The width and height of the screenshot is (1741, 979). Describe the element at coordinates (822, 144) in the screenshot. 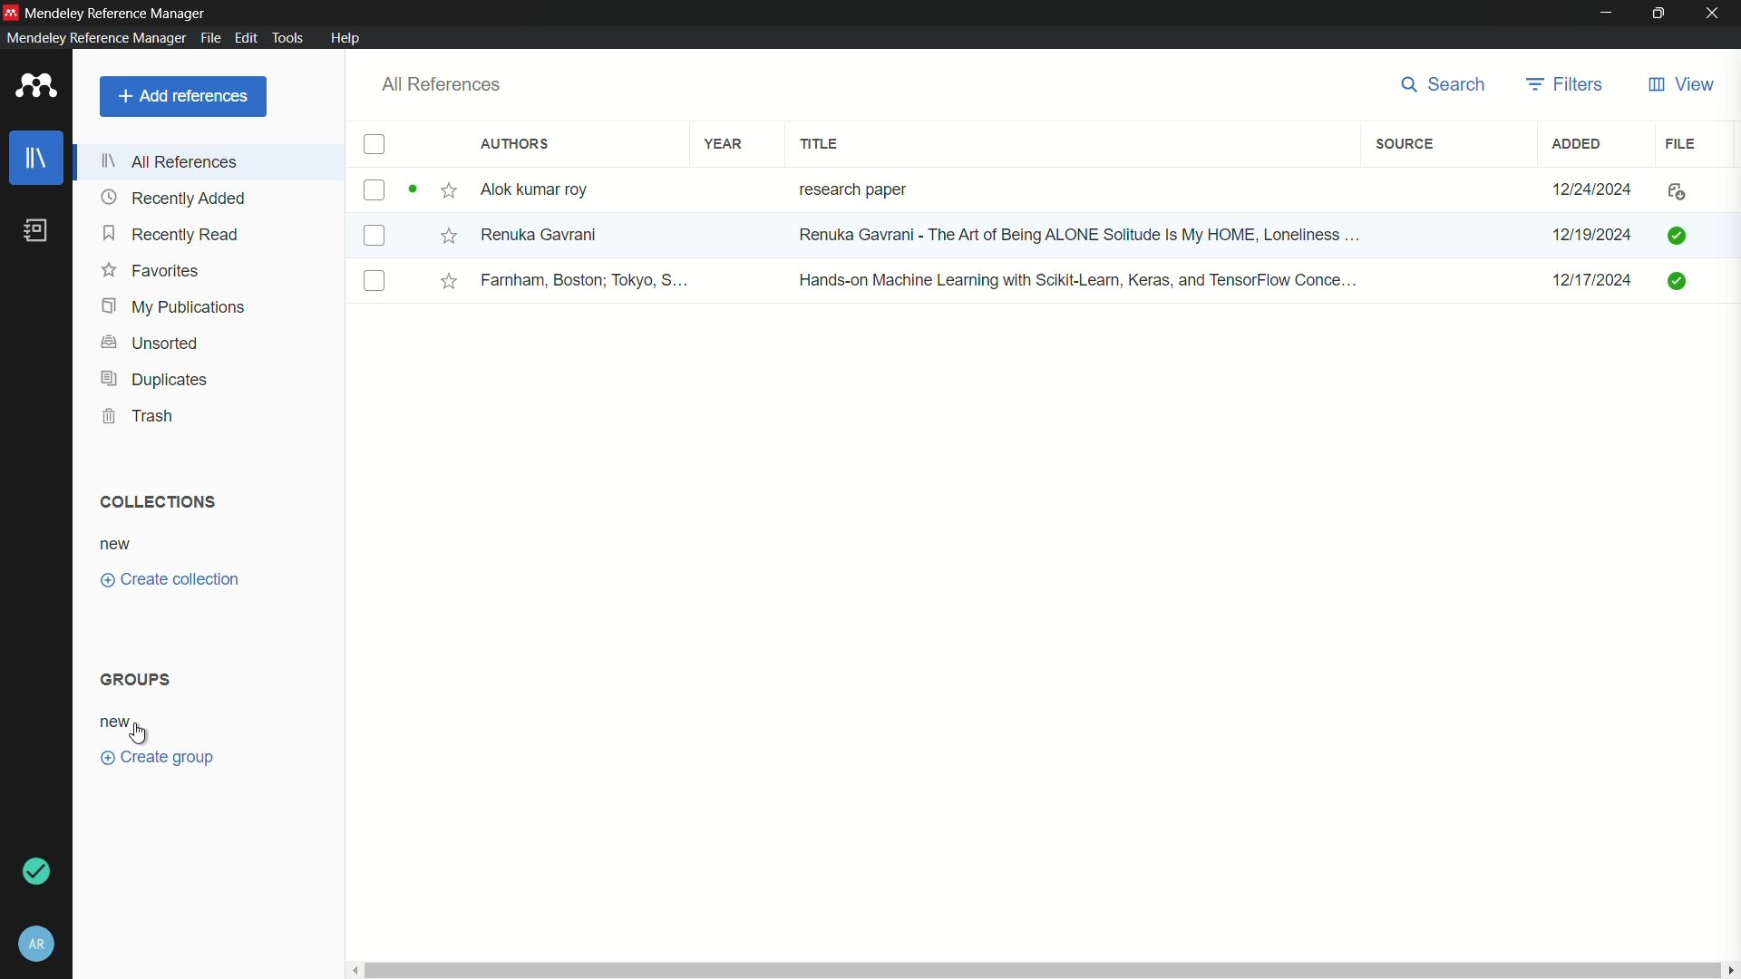

I see `title` at that location.